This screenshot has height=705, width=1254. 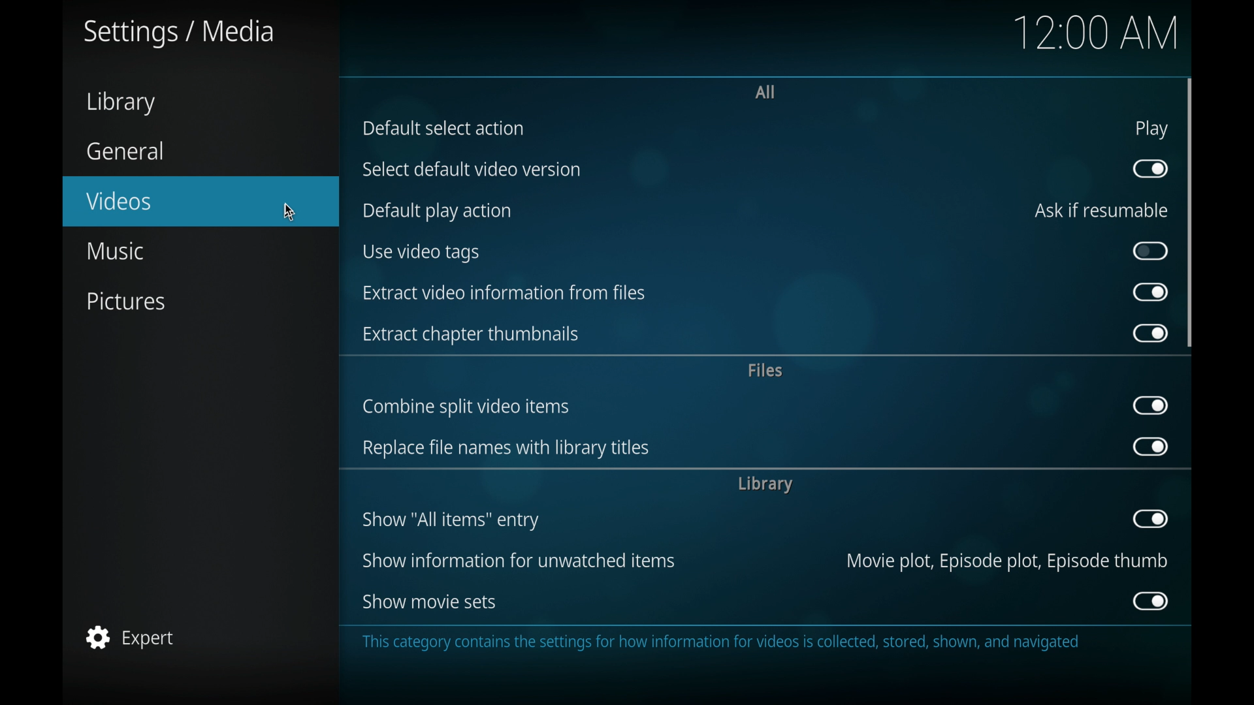 I want to click on movie plot, episode plot, episode thumb, so click(x=1008, y=563).